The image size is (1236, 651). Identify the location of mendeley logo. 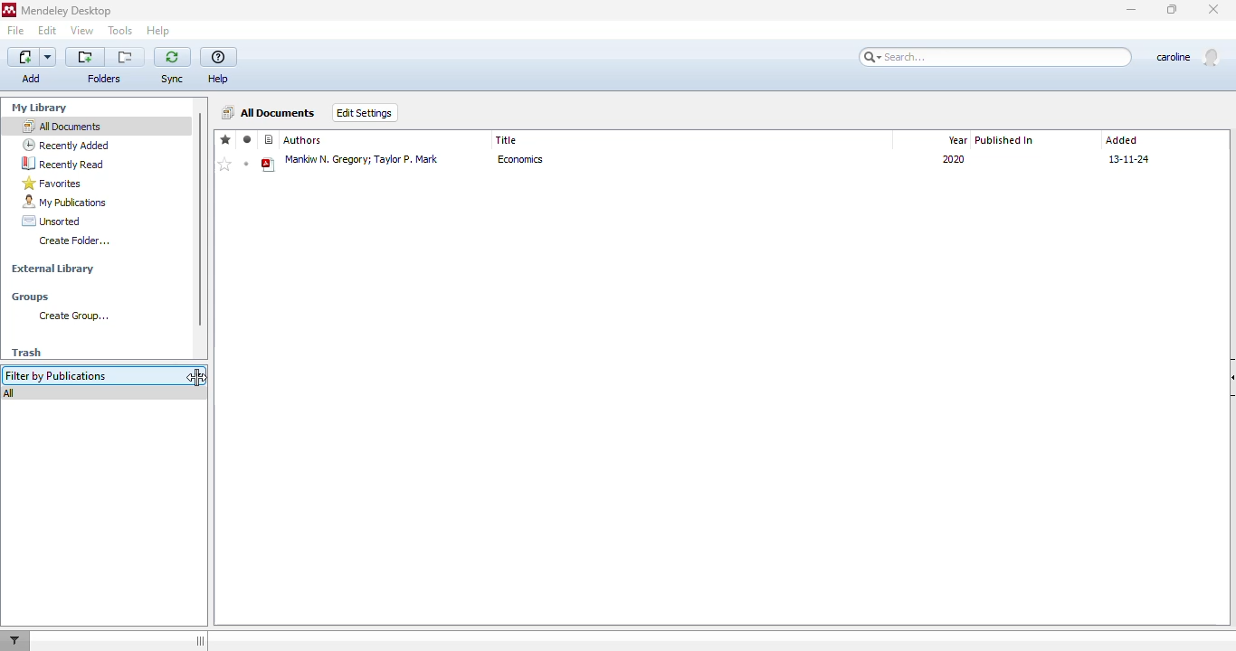
(9, 10).